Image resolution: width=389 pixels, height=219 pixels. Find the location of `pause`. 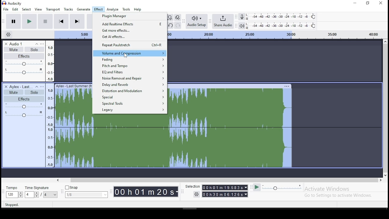

pause is located at coordinates (12, 22).